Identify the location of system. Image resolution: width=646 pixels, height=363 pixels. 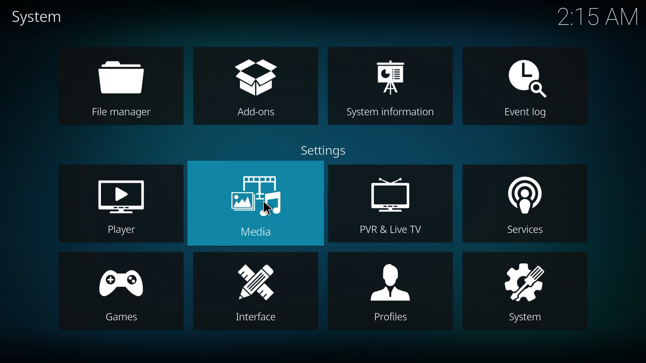
(43, 16).